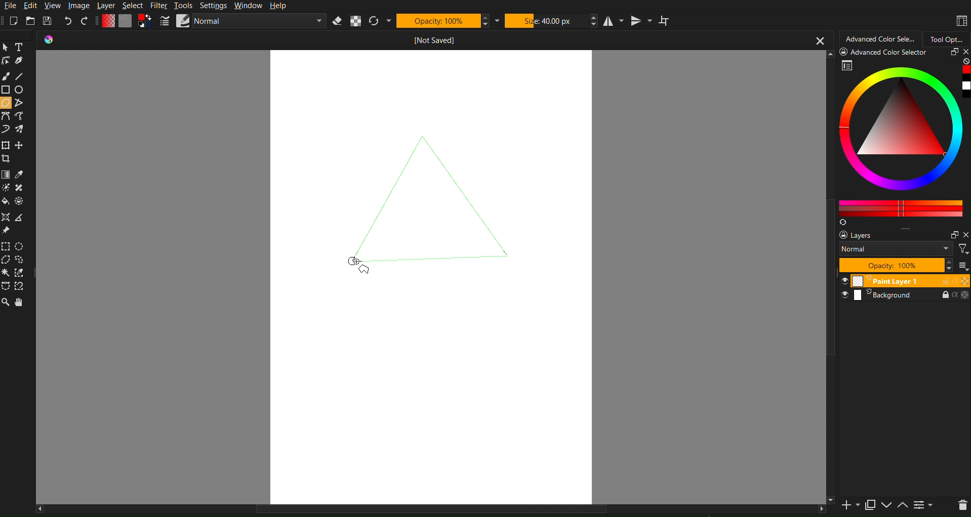  I want to click on rectangular Selection Tools, so click(6, 245).